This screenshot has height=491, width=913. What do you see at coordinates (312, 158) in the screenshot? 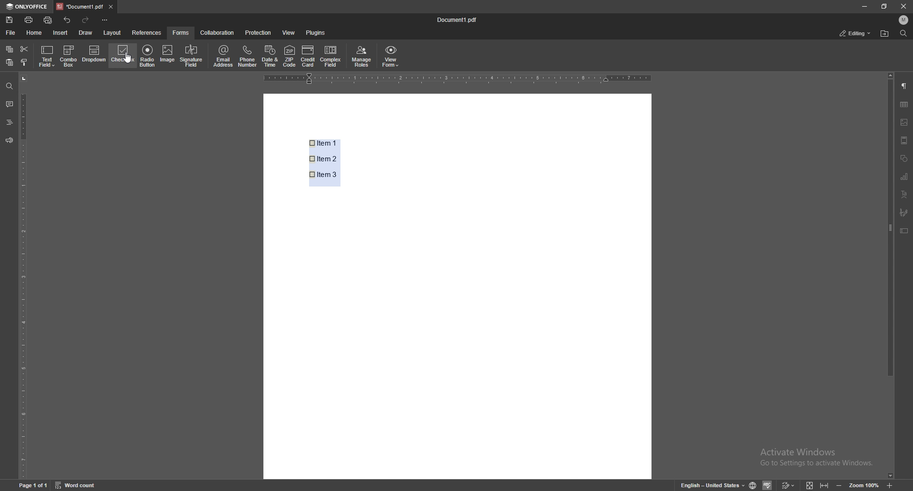
I see `checkbox` at bounding box center [312, 158].